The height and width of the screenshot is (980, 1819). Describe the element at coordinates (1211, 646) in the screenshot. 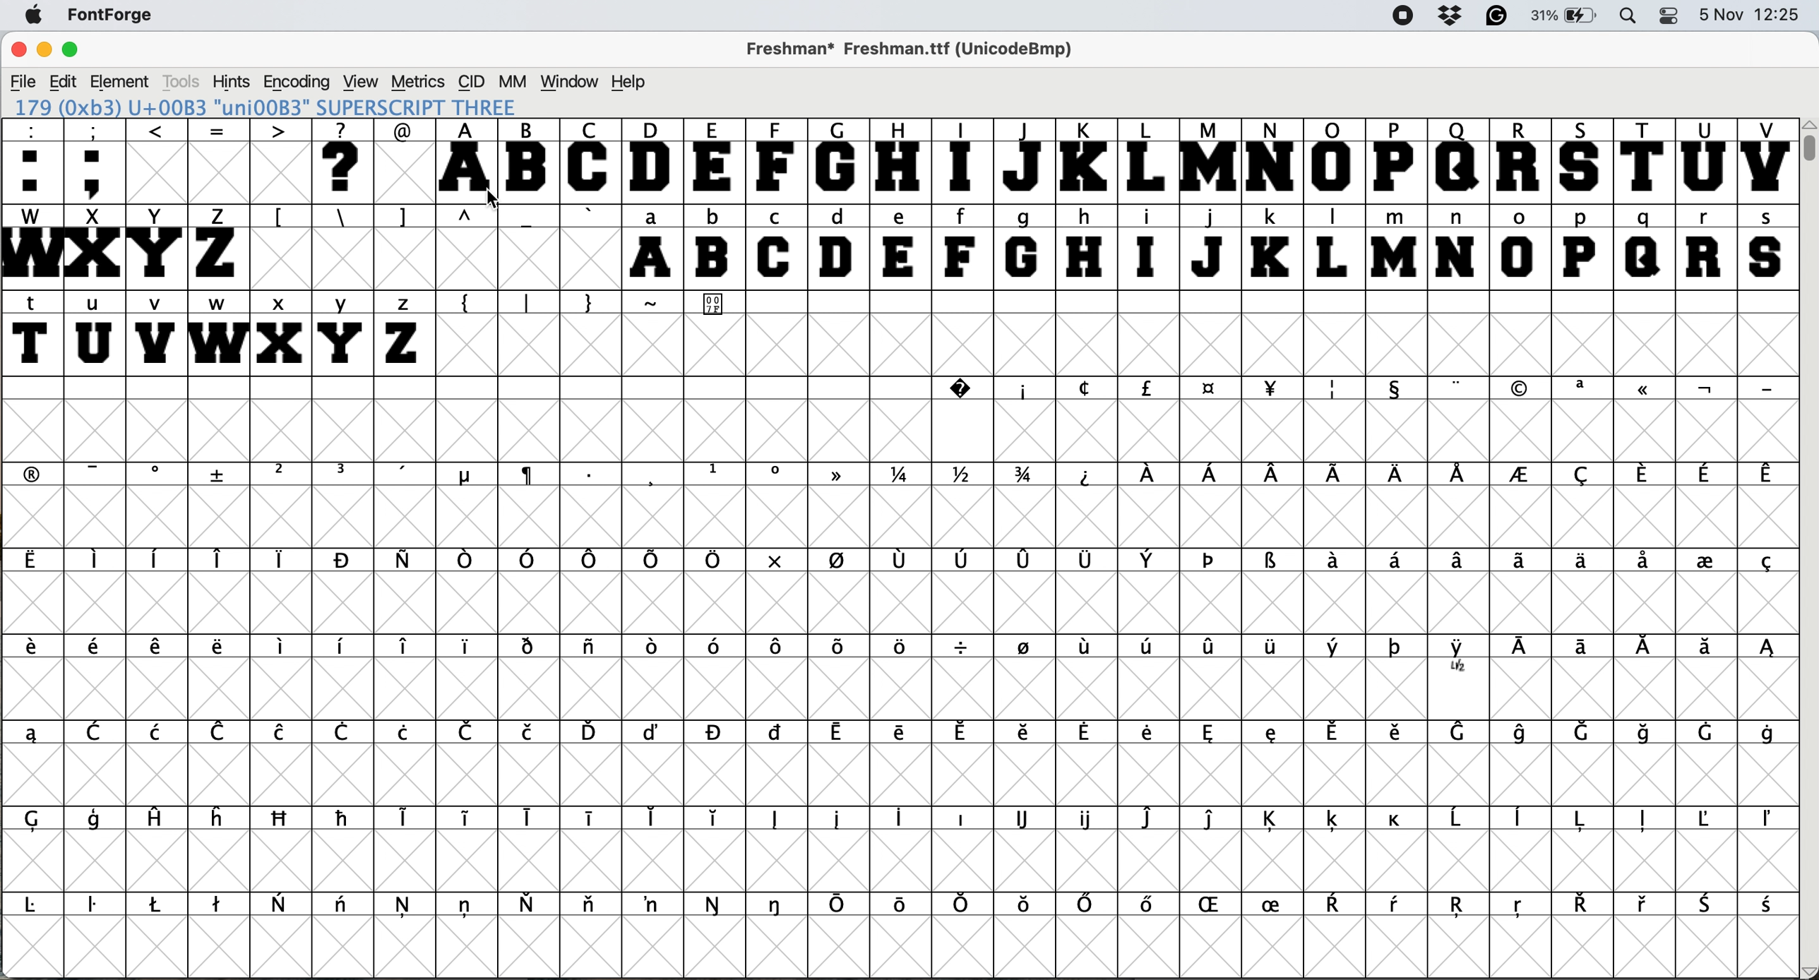

I see `symbol` at that location.